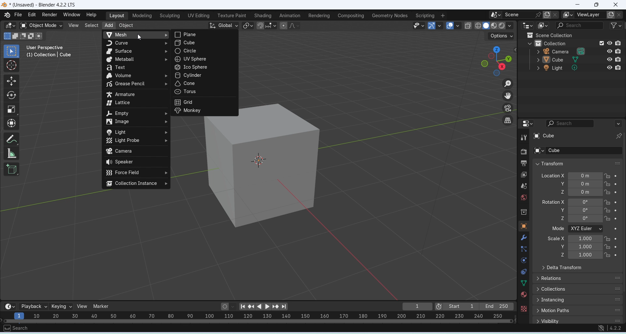  I want to click on Y axis, so click(594, 210).